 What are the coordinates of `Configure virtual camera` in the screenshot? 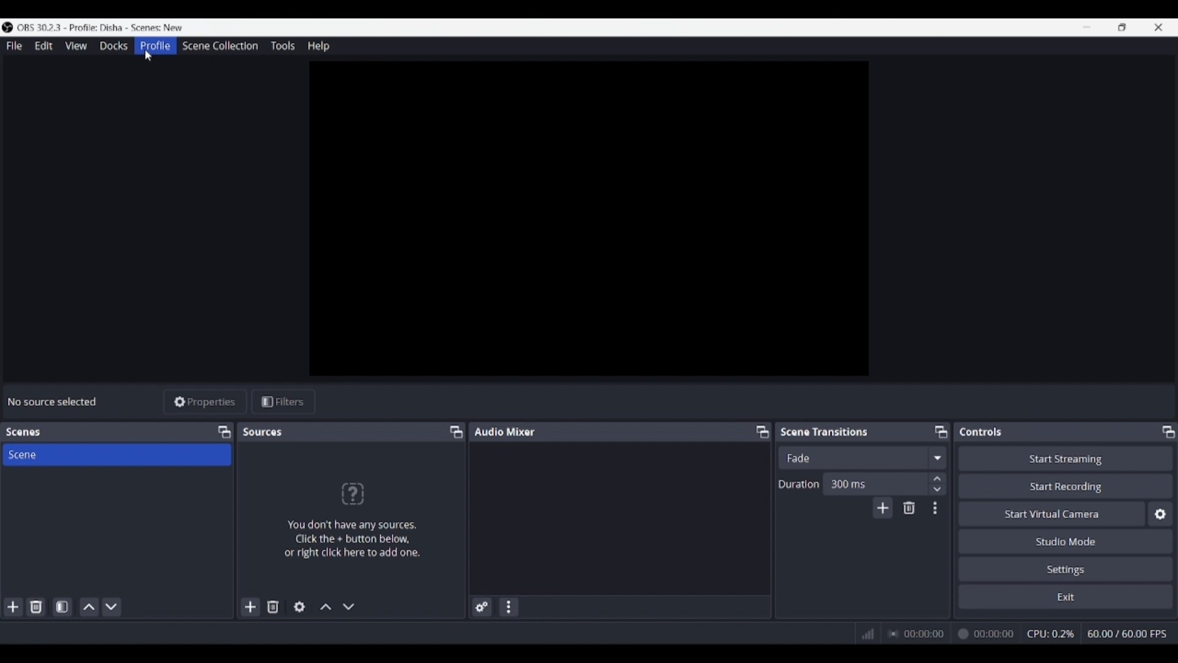 It's located at (1160, 514).